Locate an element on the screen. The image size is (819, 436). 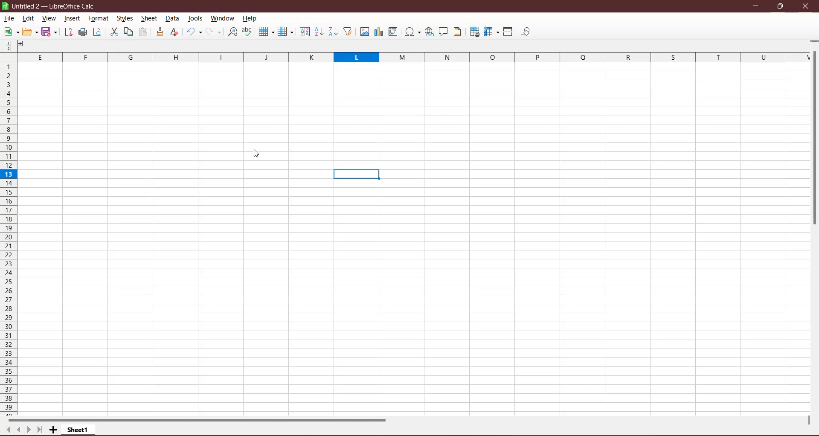
Find and Replace is located at coordinates (232, 32).